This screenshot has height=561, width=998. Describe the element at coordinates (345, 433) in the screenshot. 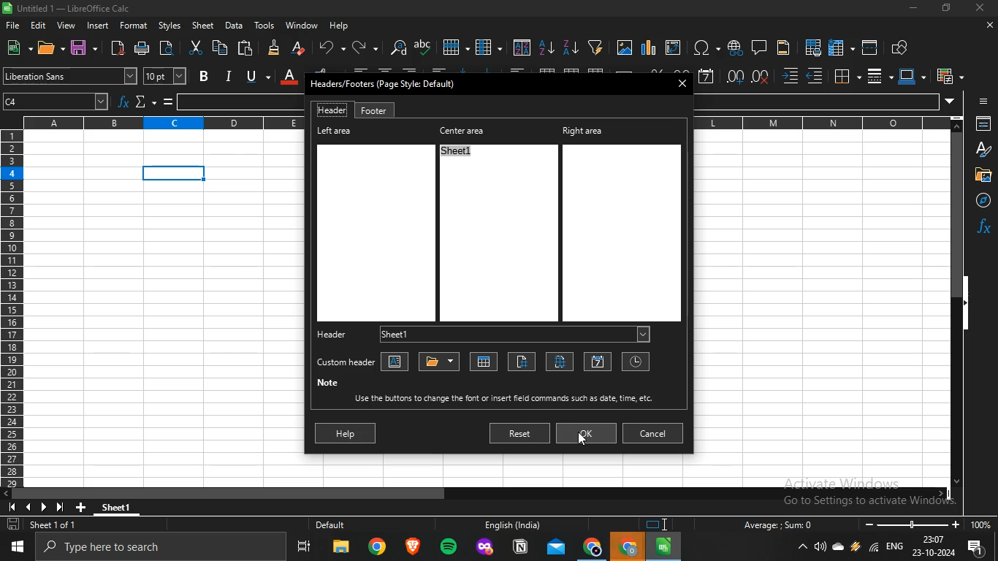

I see `help` at that location.